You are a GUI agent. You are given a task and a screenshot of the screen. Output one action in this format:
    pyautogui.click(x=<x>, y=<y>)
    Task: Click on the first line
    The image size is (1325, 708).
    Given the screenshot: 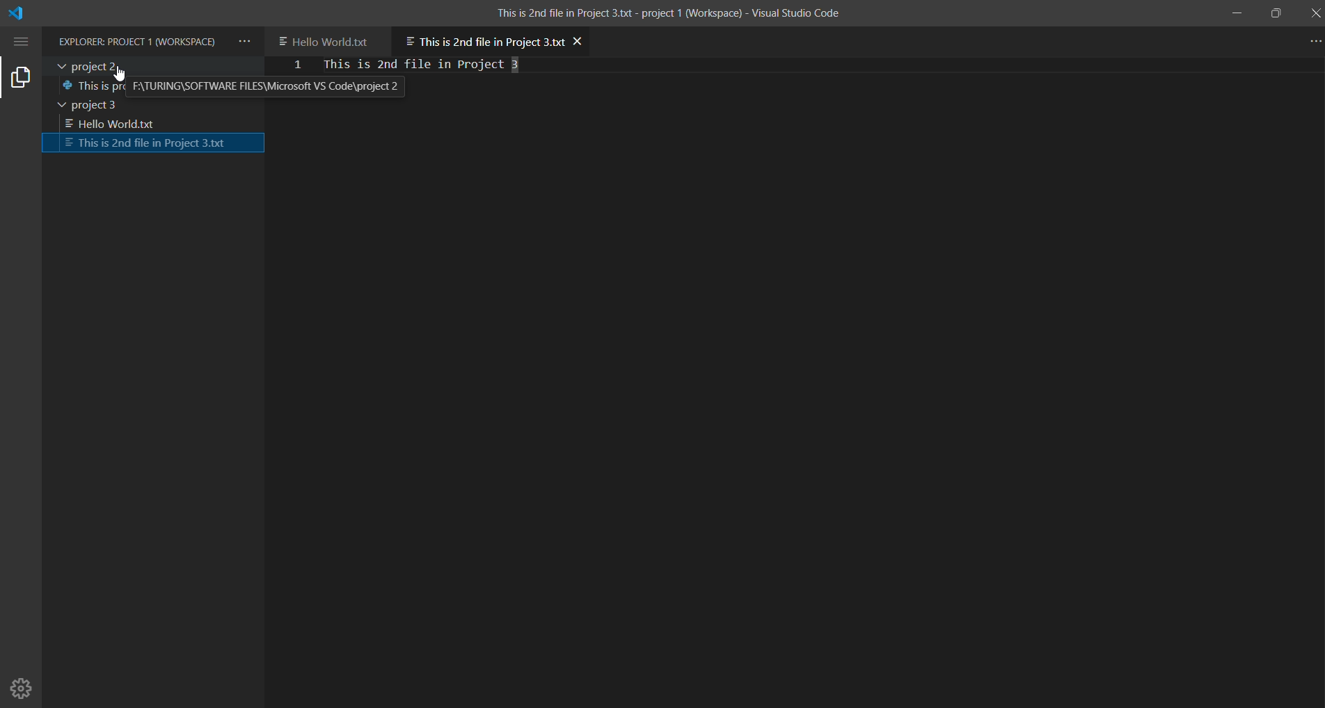 What is the action you would take?
    pyautogui.click(x=298, y=67)
    